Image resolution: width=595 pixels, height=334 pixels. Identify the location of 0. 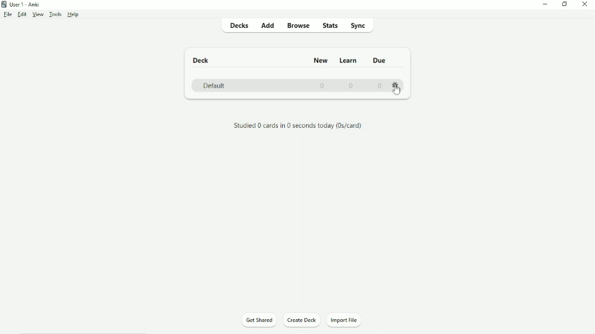
(379, 85).